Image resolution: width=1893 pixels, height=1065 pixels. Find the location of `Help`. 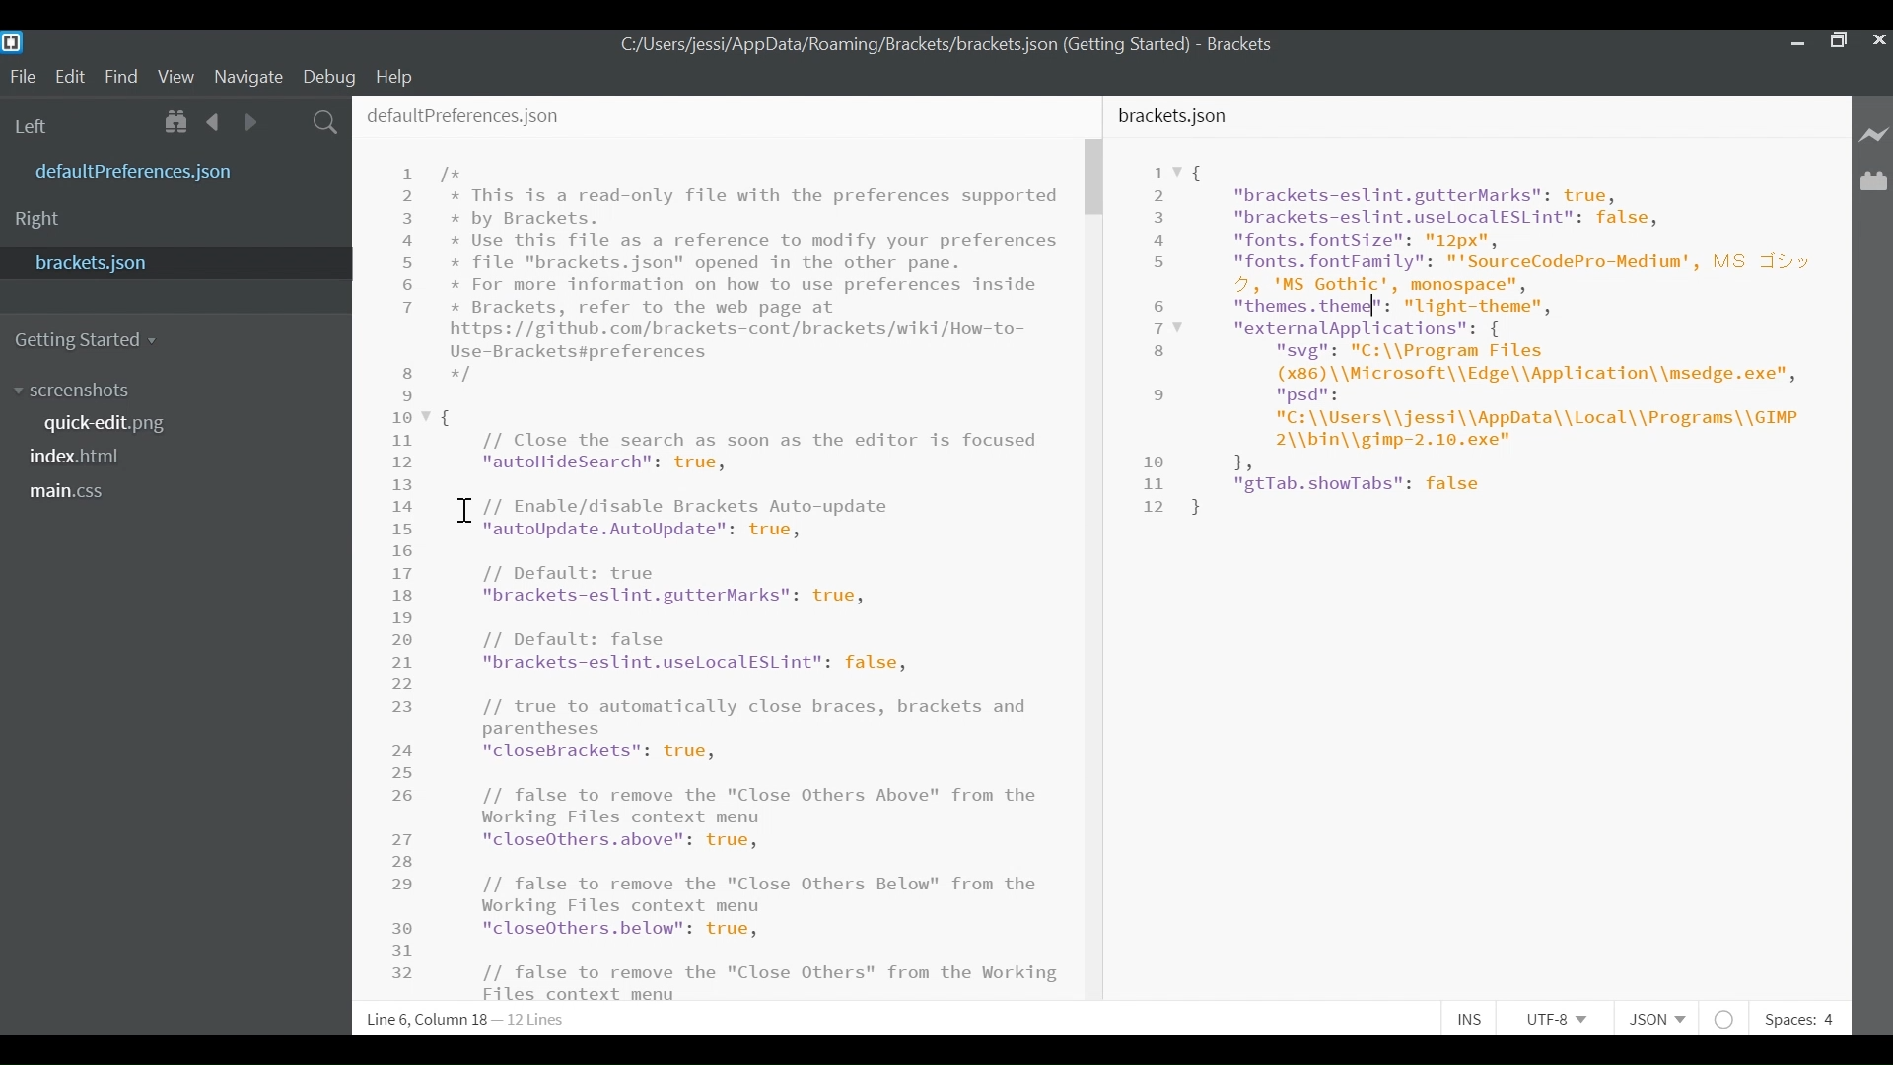

Help is located at coordinates (404, 76).